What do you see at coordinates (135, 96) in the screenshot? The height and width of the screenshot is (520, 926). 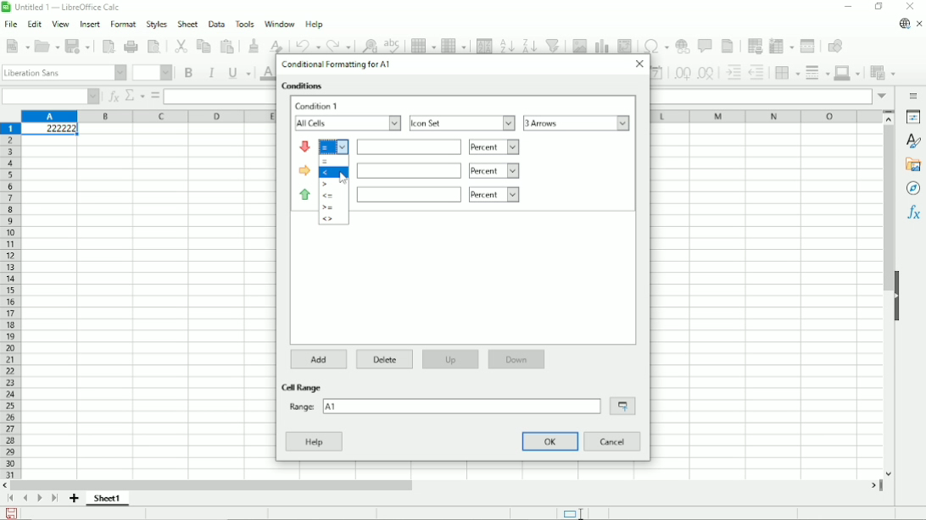 I see `Select function` at bounding box center [135, 96].